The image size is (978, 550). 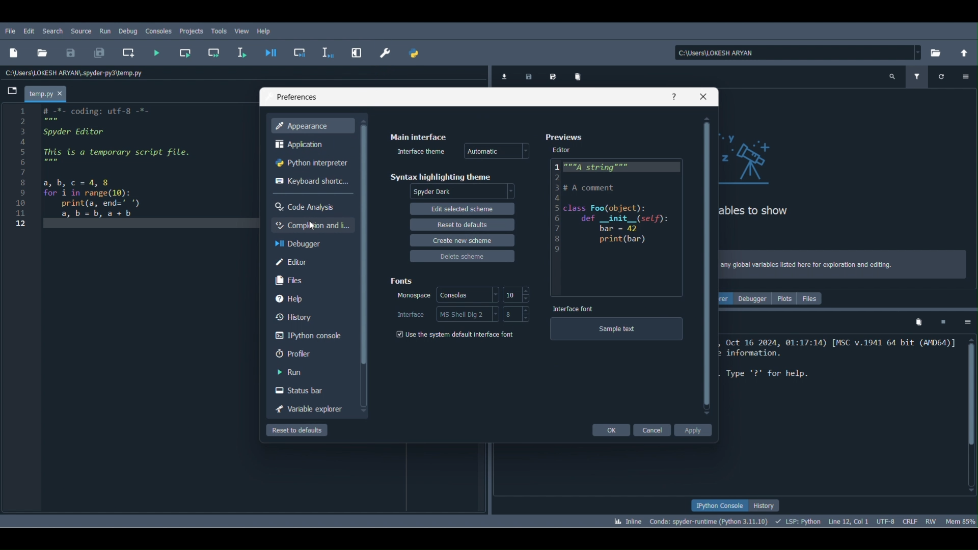 What do you see at coordinates (627, 520) in the screenshot?
I see `Click to toggle between inline and interactive Matplotlib plotting` at bounding box center [627, 520].